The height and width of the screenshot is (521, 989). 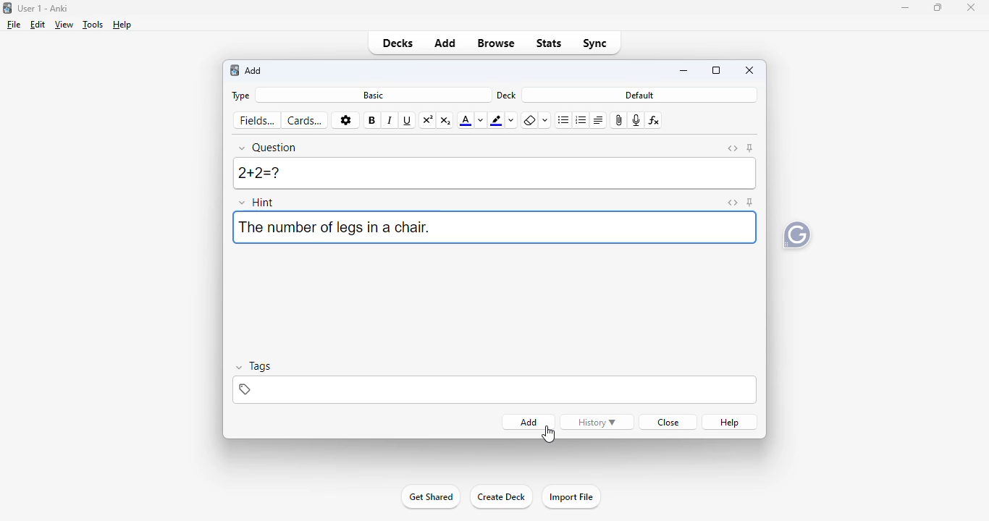 I want to click on stats, so click(x=548, y=43).